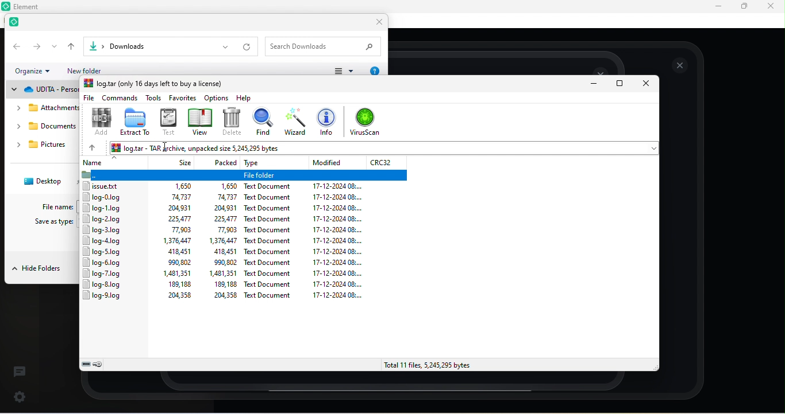 The width and height of the screenshot is (785, 414). Describe the element at coordinates (268, 283) in the screenshot. I see `Text document` at that location.